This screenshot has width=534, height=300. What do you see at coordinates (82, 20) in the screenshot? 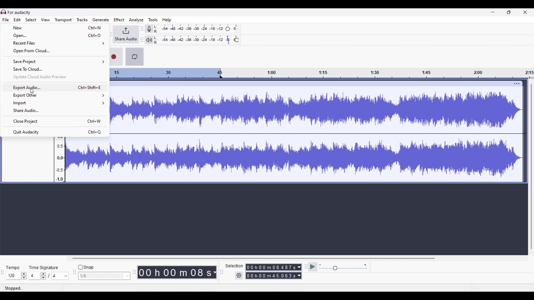
I see `Tracks menu` at bounding box center [82, 20].